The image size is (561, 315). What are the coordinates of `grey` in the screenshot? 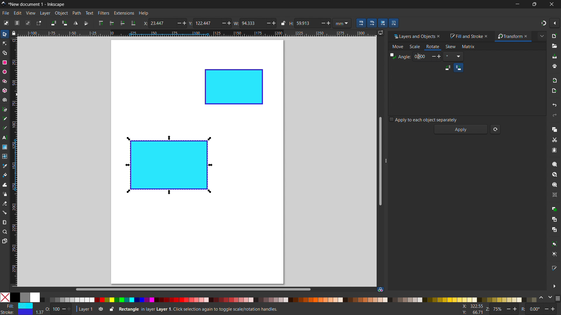 It's located at (25, 297).